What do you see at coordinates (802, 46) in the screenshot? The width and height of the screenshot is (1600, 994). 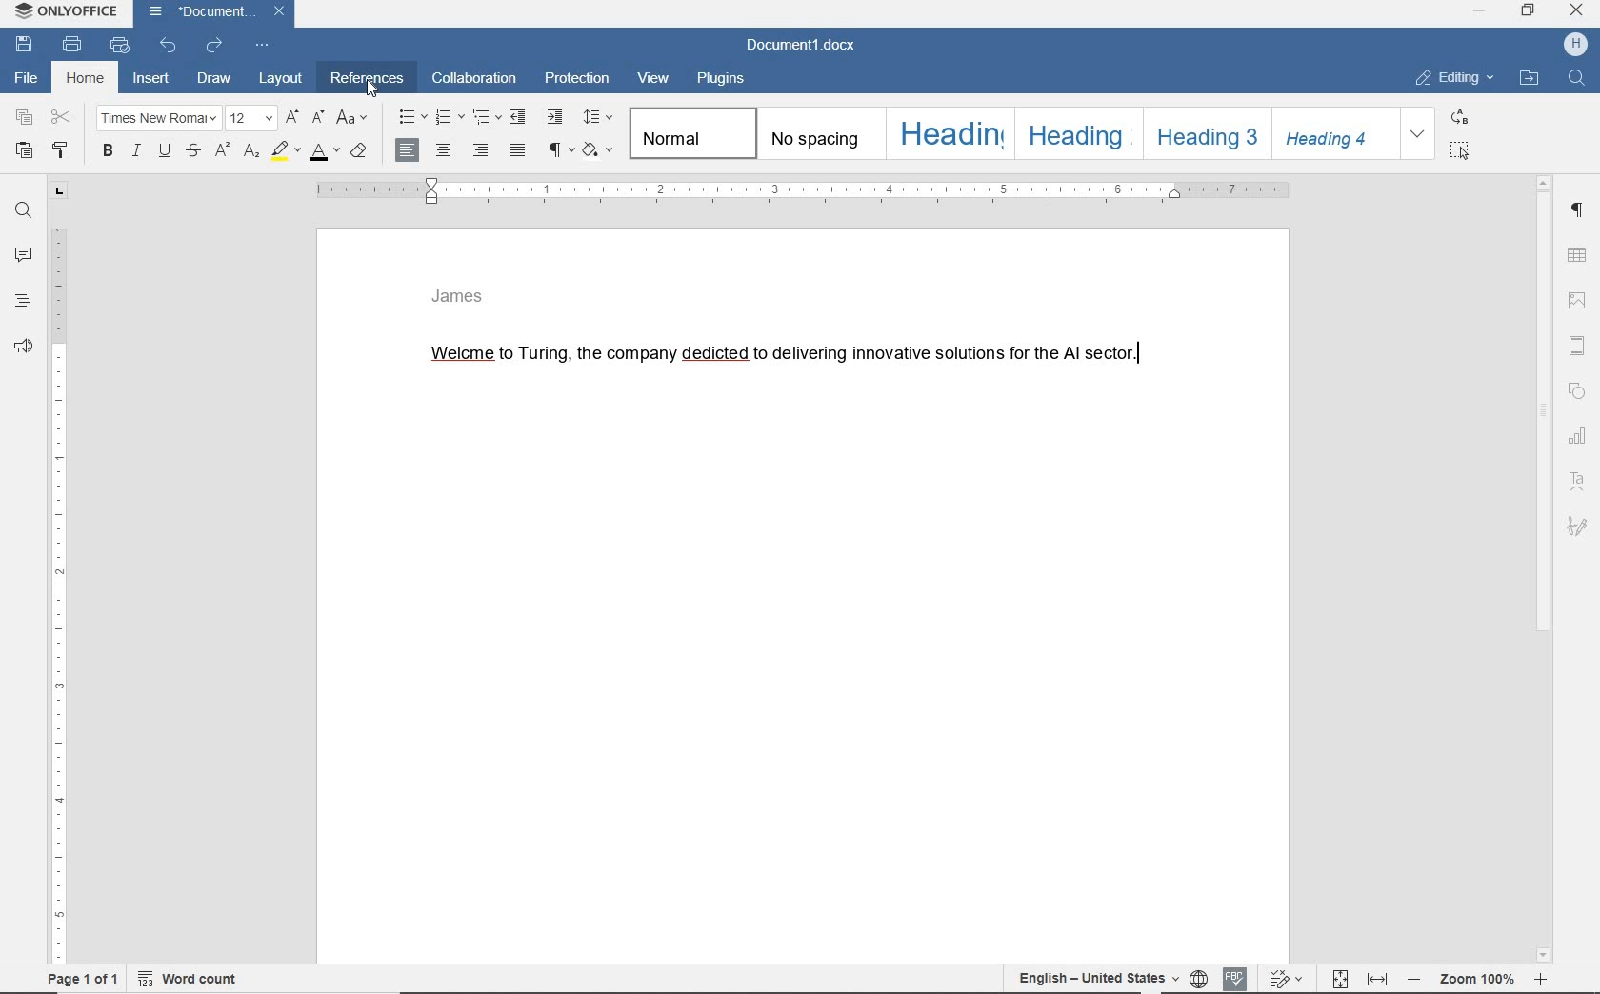 I see `document name` at bounding box center [802, 46].